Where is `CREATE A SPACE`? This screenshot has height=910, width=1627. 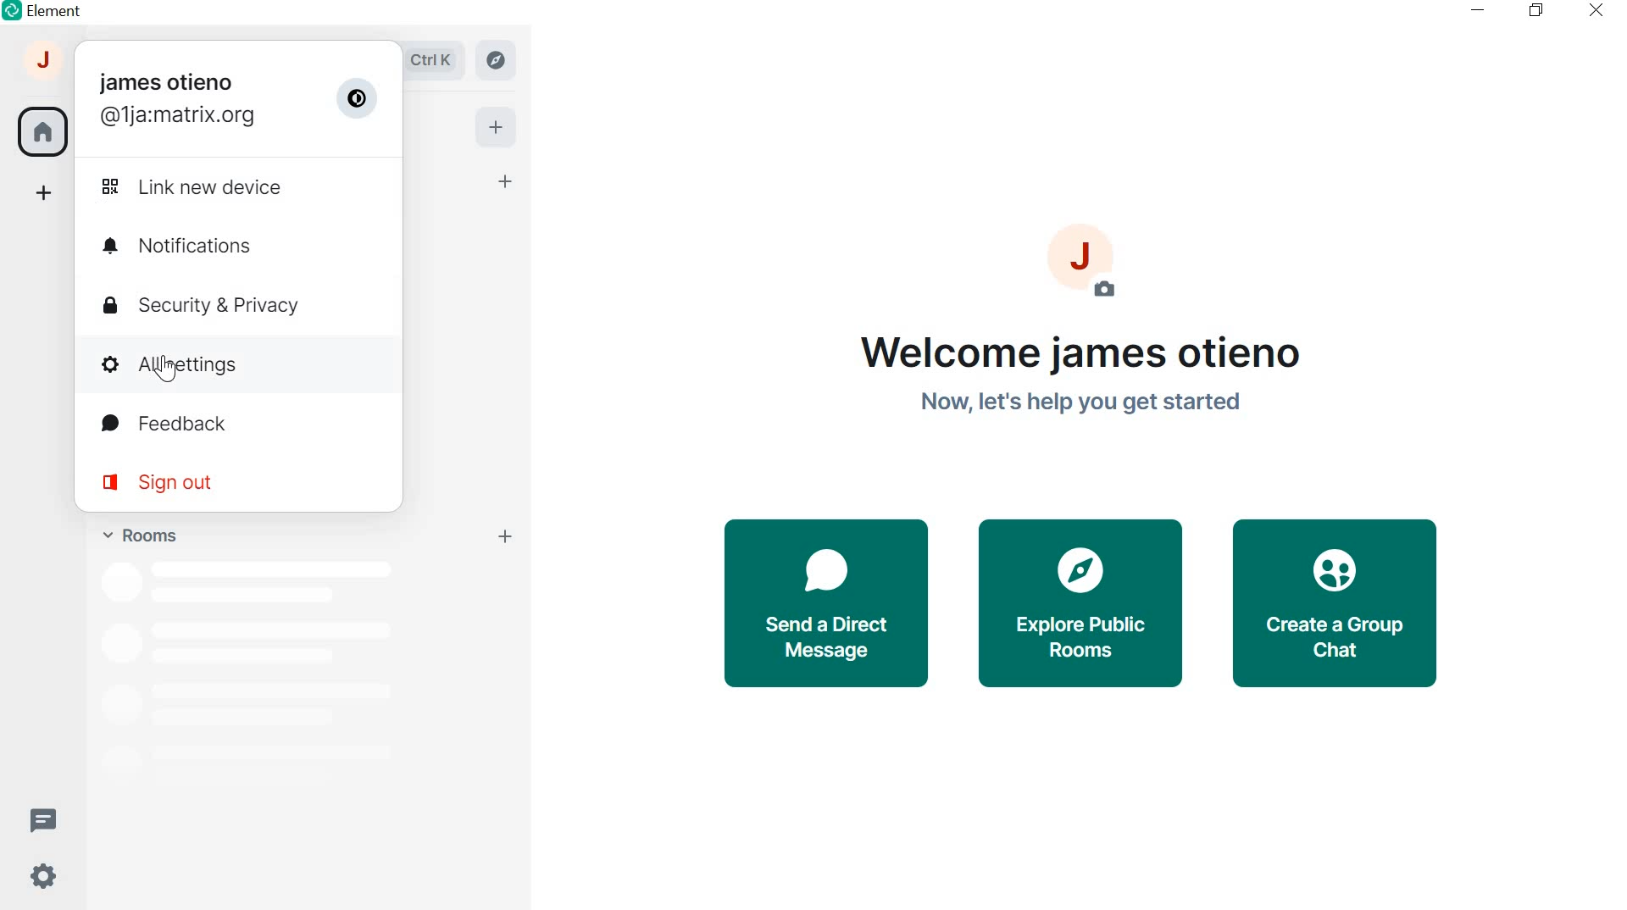 CREATE A SPACE is located at coordinates (45, 196).